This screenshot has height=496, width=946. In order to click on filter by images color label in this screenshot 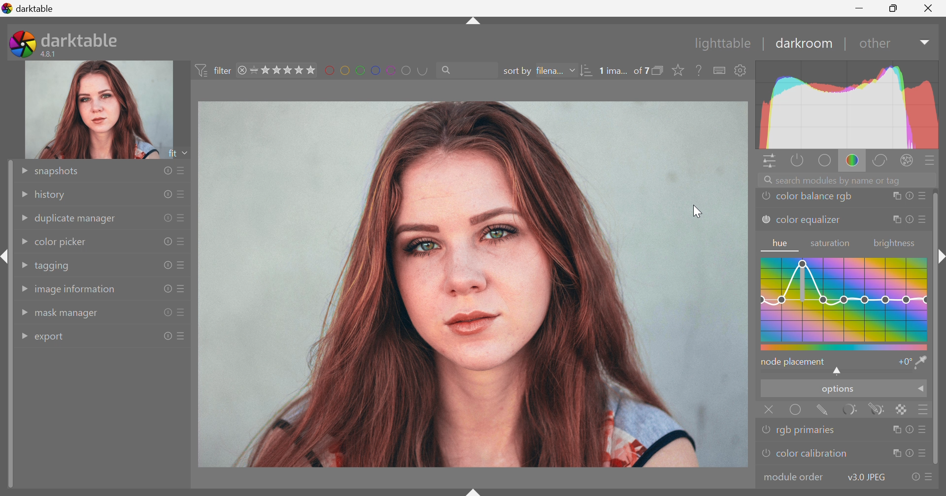, I will do `click(379, 70)`.